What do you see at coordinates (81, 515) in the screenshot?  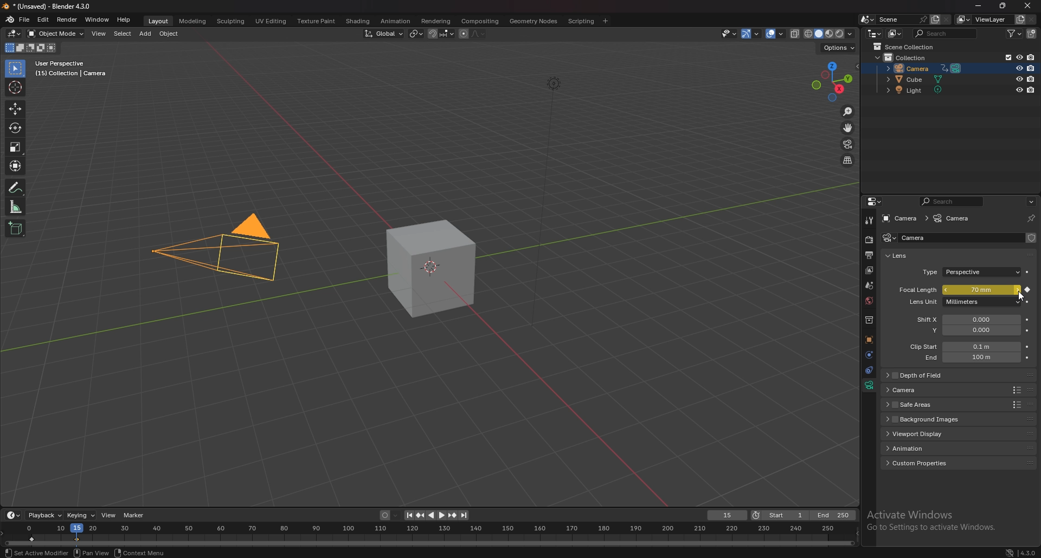 I see `keying` at bounding box center [81, 515].